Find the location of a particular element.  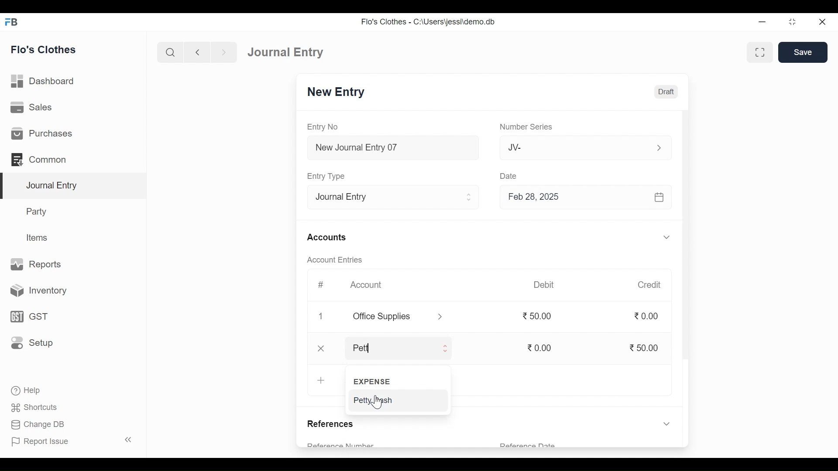

minimize is located at coordinates (762, 23).